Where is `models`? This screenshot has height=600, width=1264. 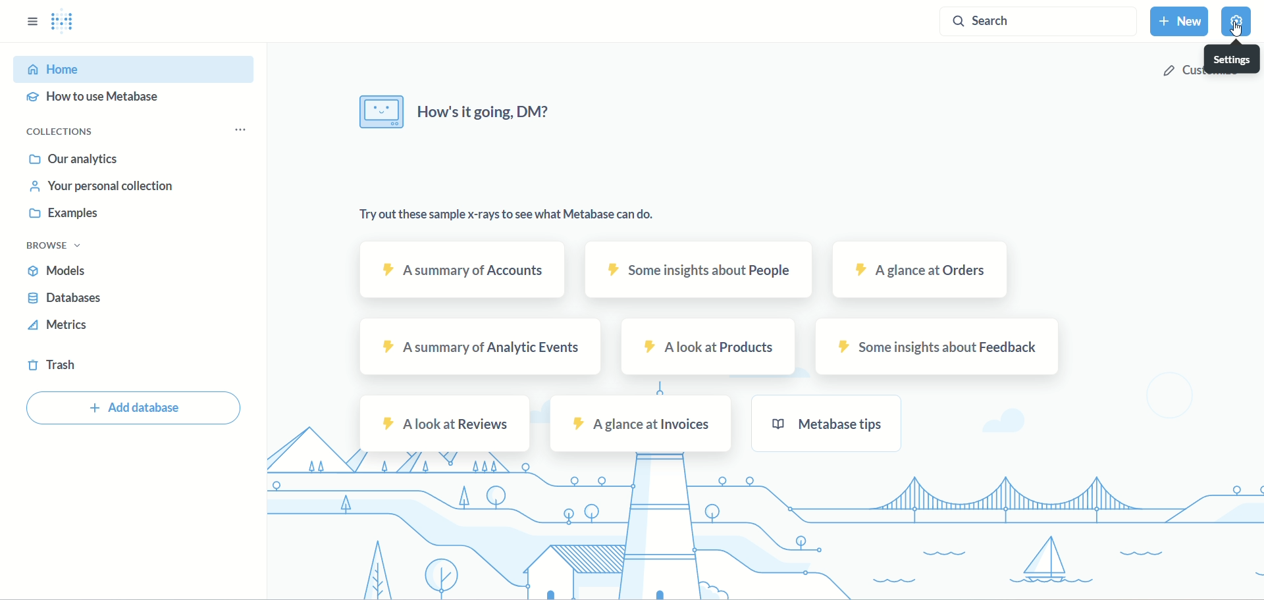
models is located at coordinates (57, 270).